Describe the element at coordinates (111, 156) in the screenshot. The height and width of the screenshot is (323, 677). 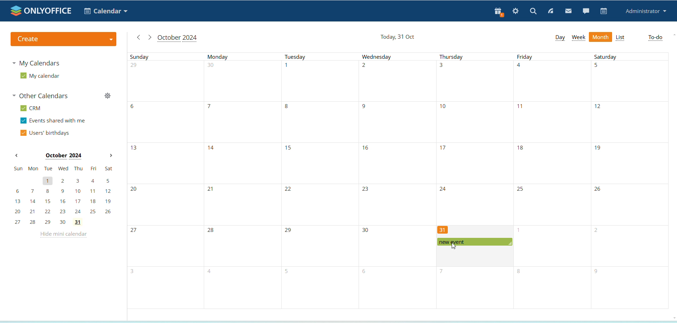
I see `next month` at that location.